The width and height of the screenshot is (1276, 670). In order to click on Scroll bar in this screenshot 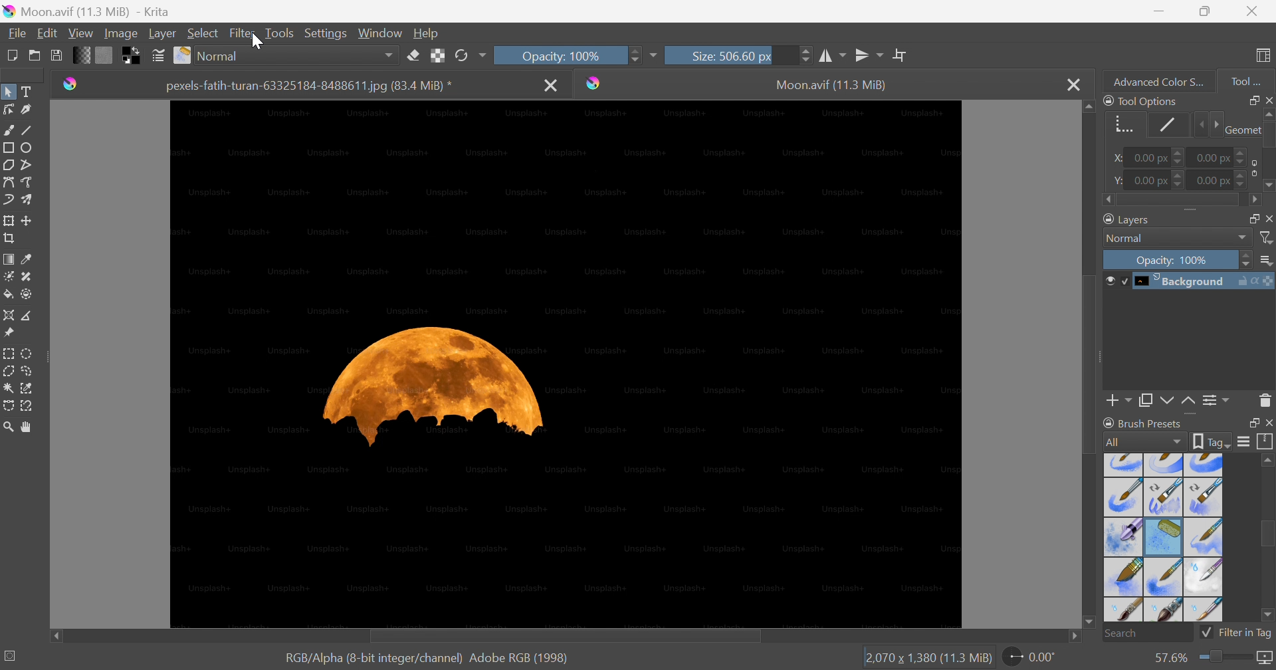, I will do `click(1091, 364)`.